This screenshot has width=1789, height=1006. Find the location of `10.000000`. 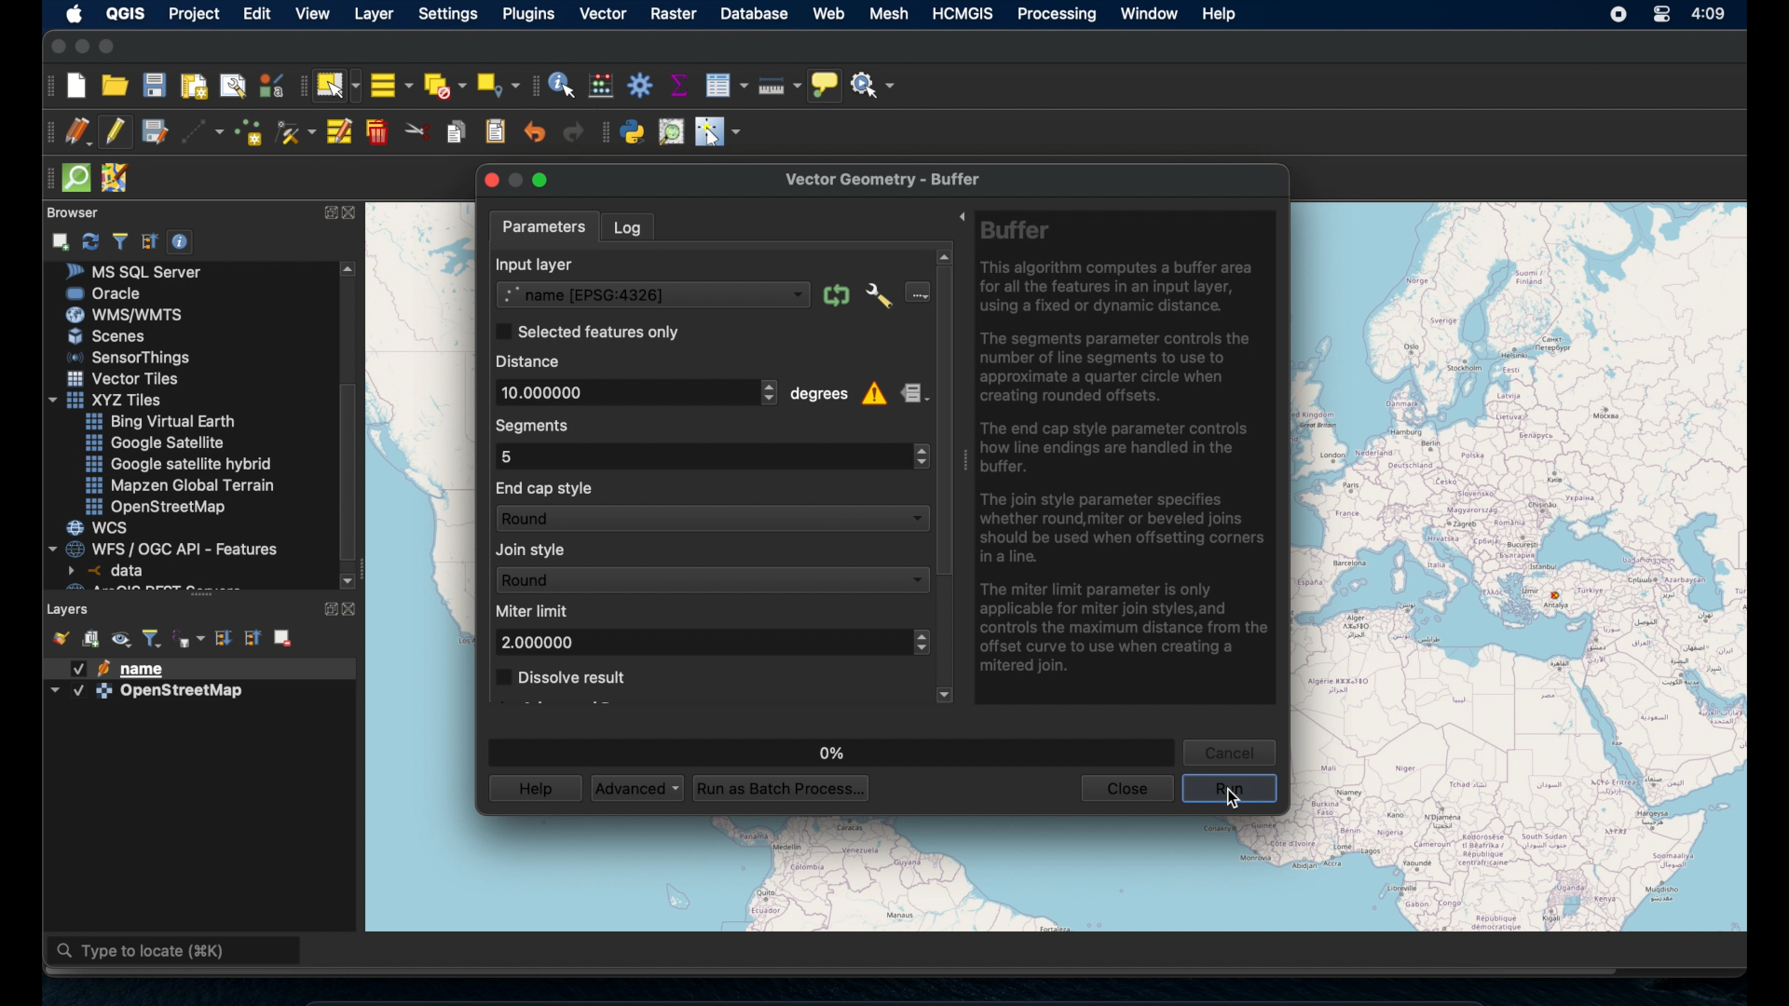

10.000000 is located at coordinates (617, 390).